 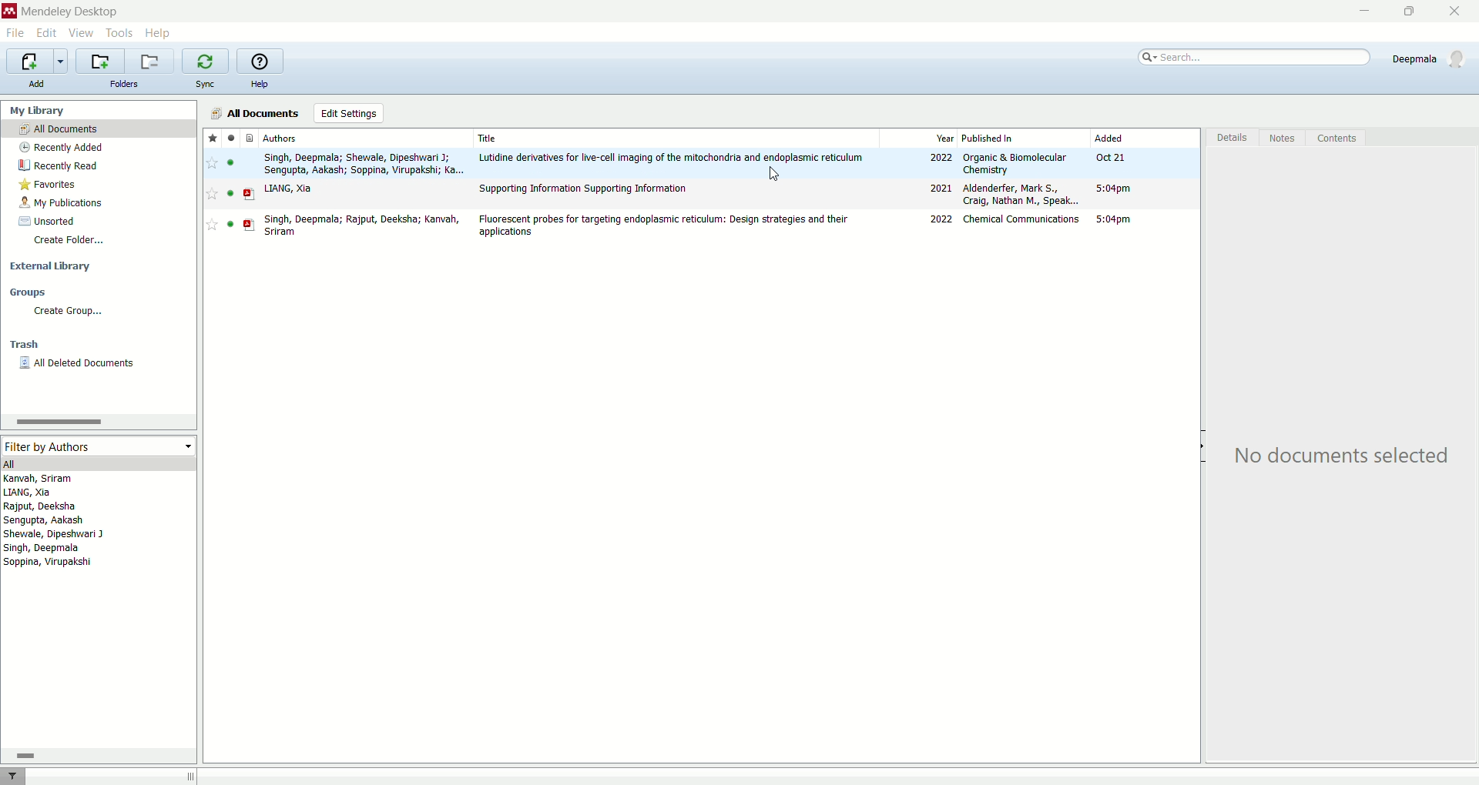 What do you see at coordinates (51, 266) in the screenshot?
I see `external library` at bounding box center [51, 266].